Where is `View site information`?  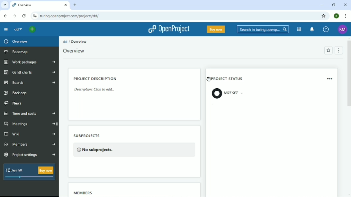 View site information is located at coordinates (34, 16).